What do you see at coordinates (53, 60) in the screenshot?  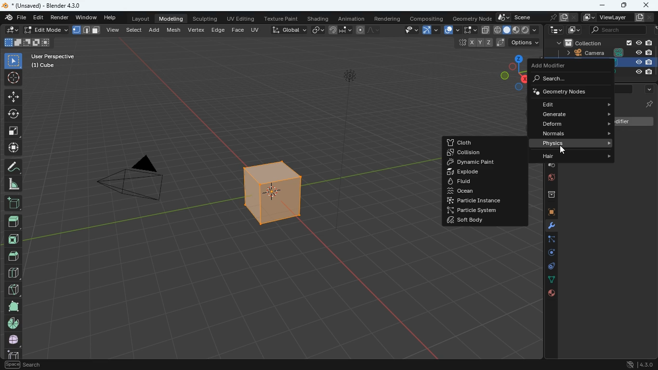 I see `User Perspective
fr a.` at bounding box center [53, 60].